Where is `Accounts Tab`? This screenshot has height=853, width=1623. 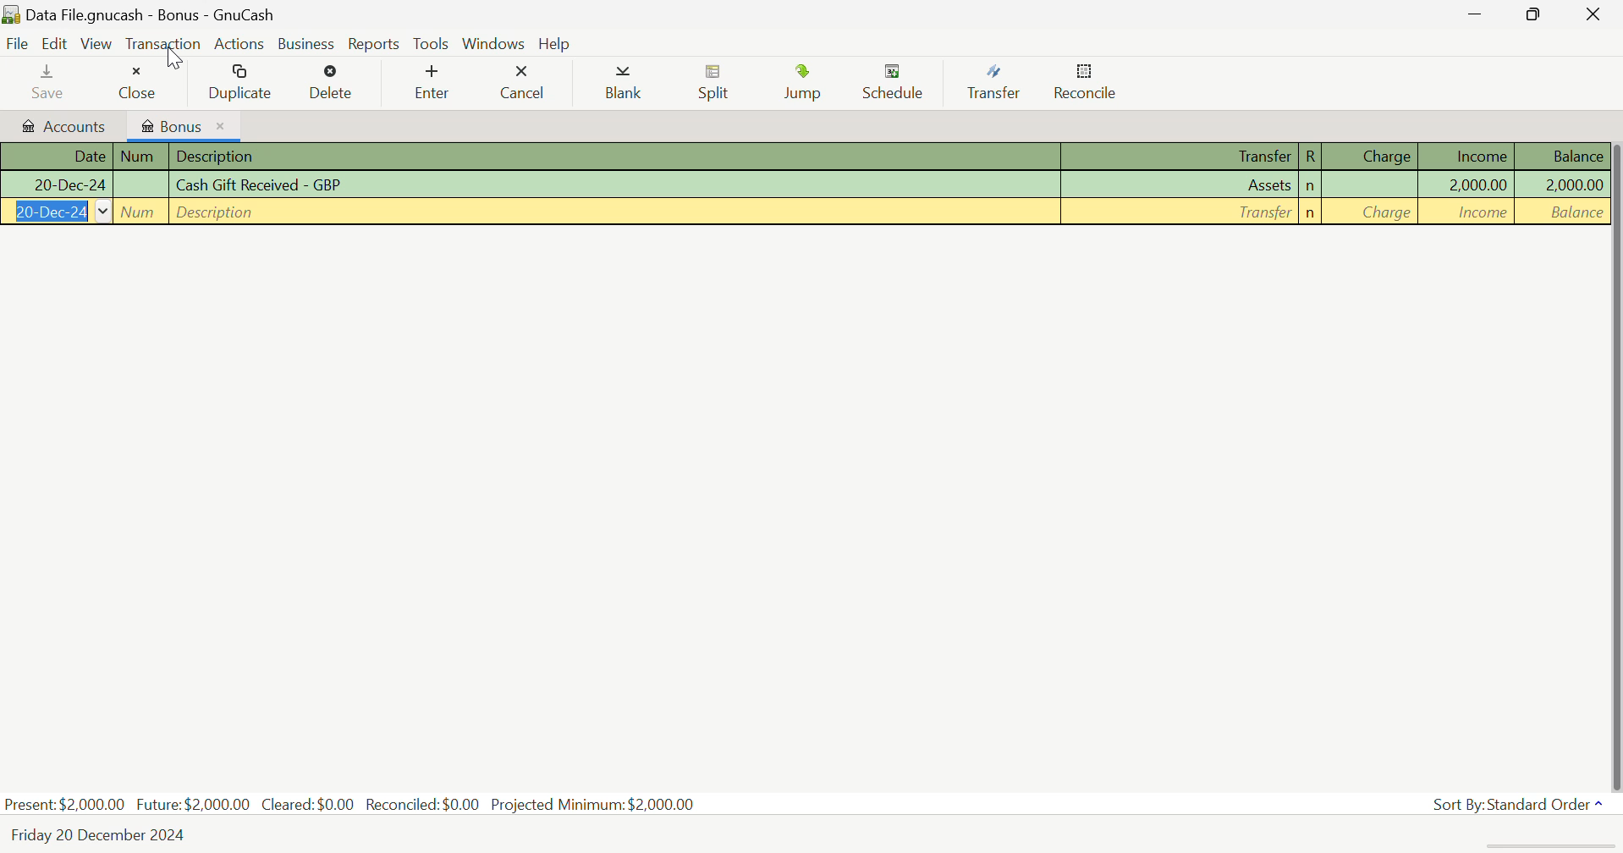
Accounts Tab is located at coordinates (60, 124).